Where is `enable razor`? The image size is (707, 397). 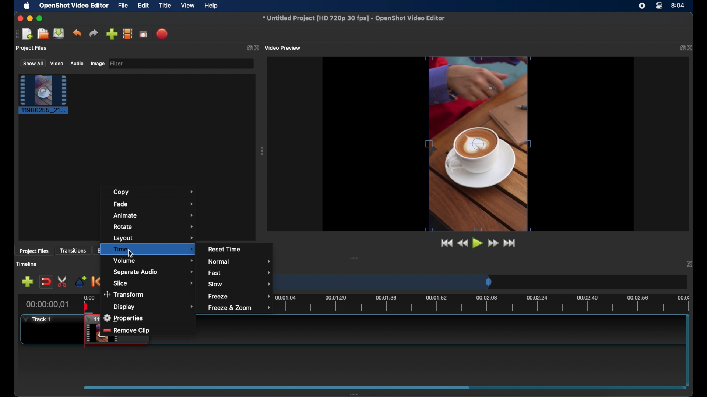
enable razor is located at coordinates (63, 282).